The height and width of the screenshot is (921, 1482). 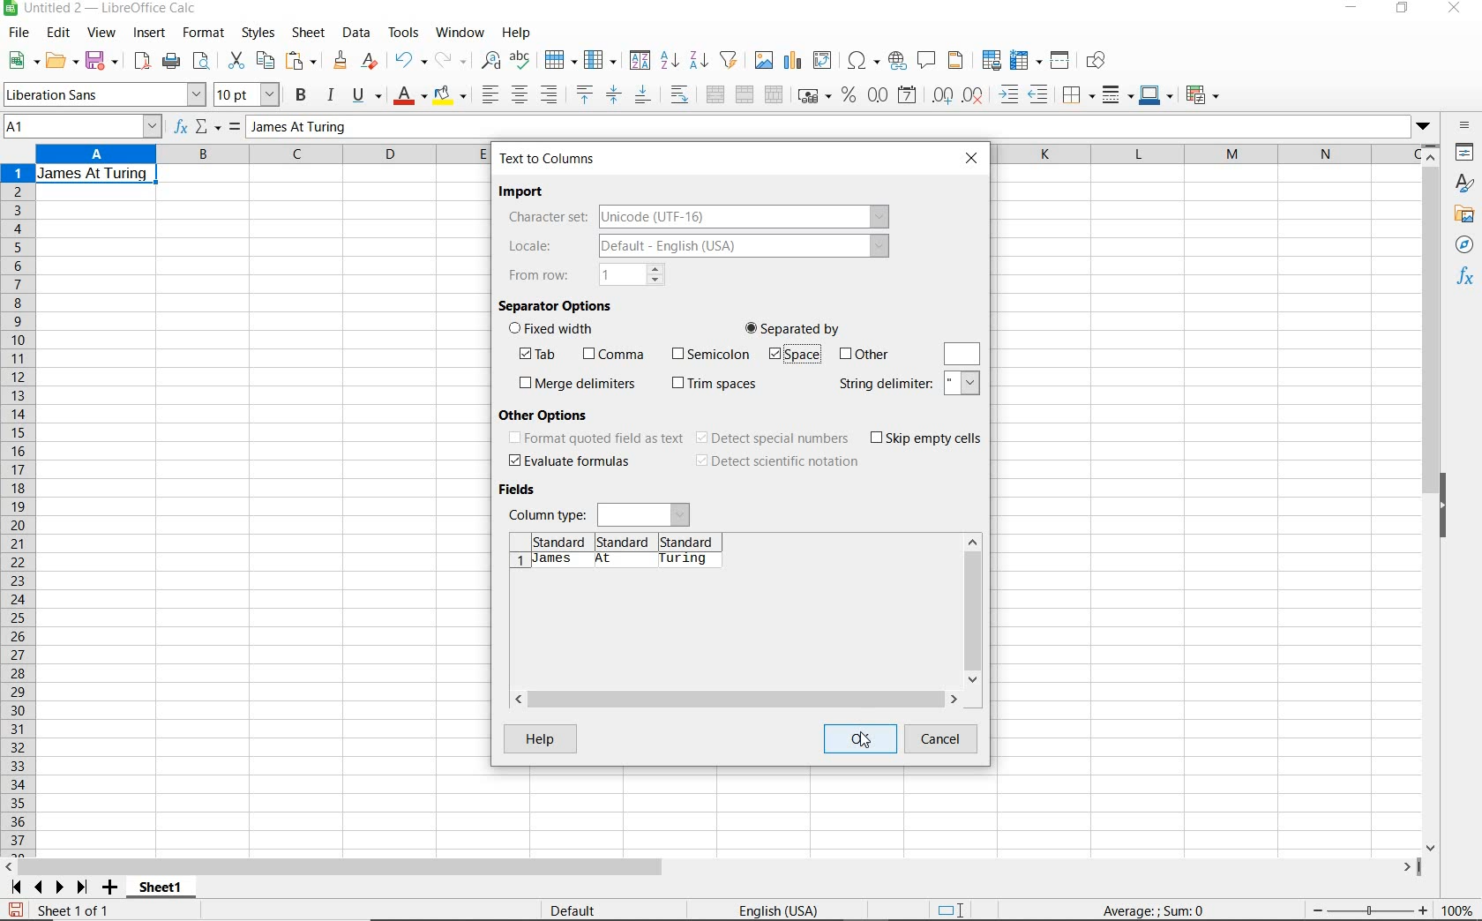 What do you see at coordinates (868, 744) in the screenshot?
I see `cursor` at bounding box center [868, 744].